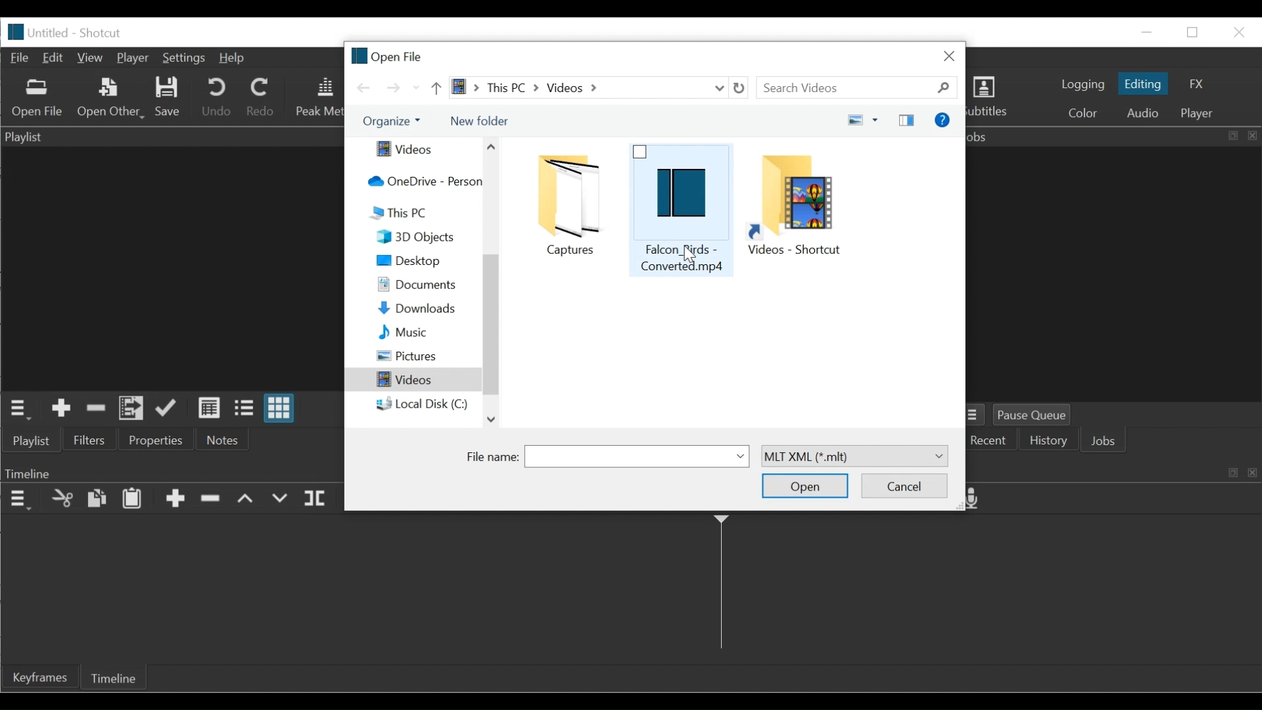  What do you see at coordinates (860, 88) in the screenshot?
I see `Search` at bounding box center [860, 88].